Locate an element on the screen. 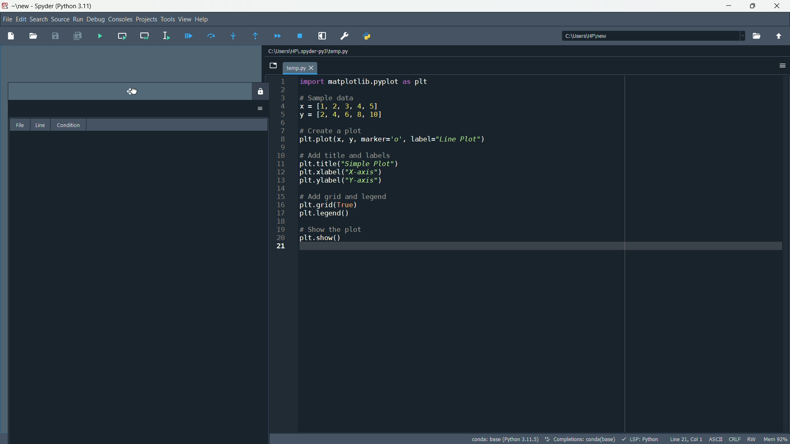  continue execution untill function is located at coordinates (253, 33).